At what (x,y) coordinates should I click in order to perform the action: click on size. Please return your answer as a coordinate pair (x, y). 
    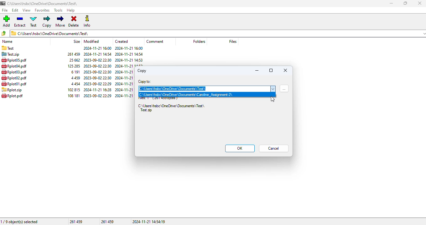
    Looking at the image, I should click on (75, 78).